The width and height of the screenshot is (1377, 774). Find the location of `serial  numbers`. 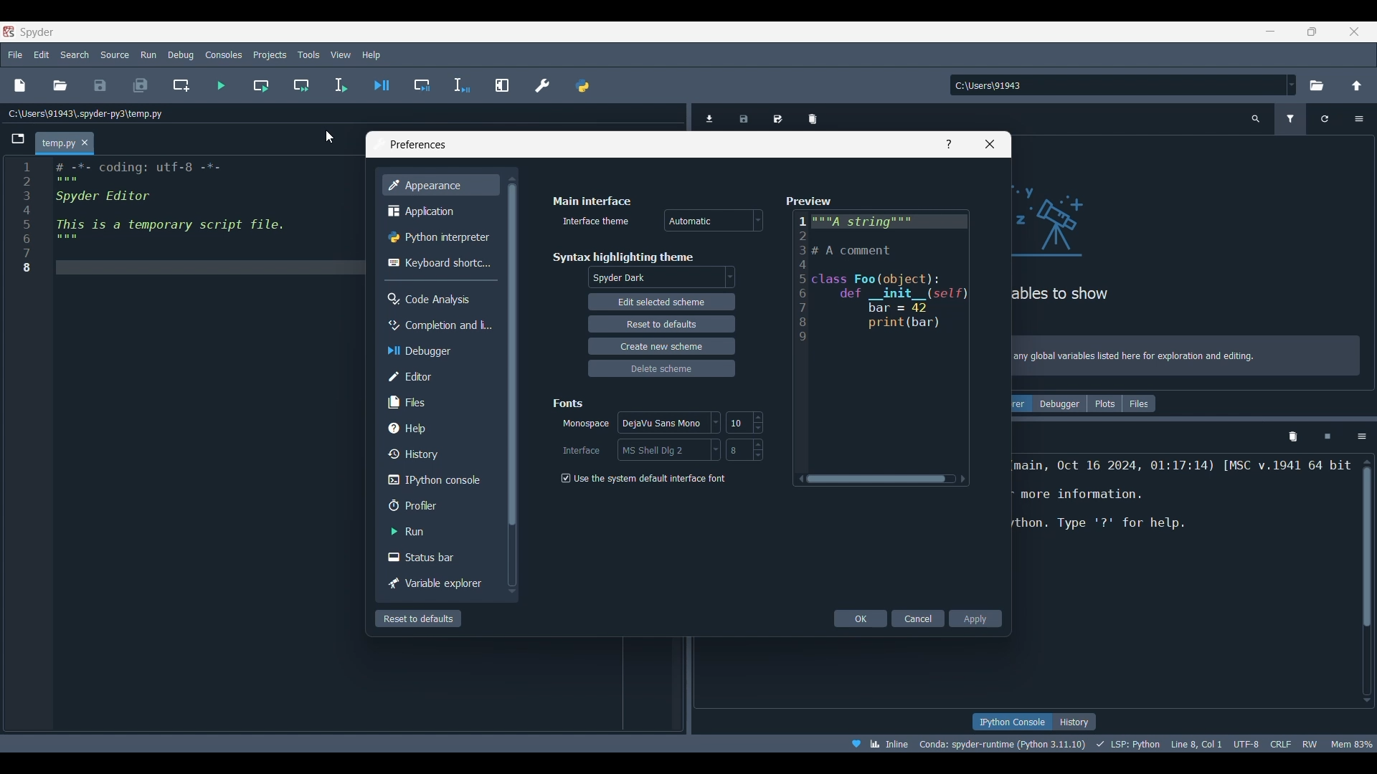

serial  numbers is located at coordinates (24, 224).